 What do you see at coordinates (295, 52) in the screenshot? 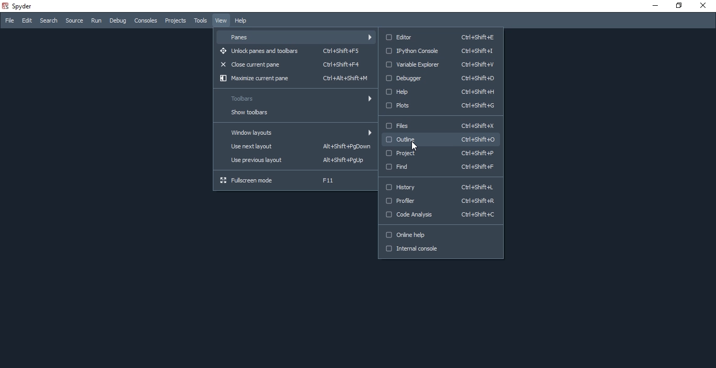
I see `Unlock panes and toolbars` at bounding box center [295, 52].